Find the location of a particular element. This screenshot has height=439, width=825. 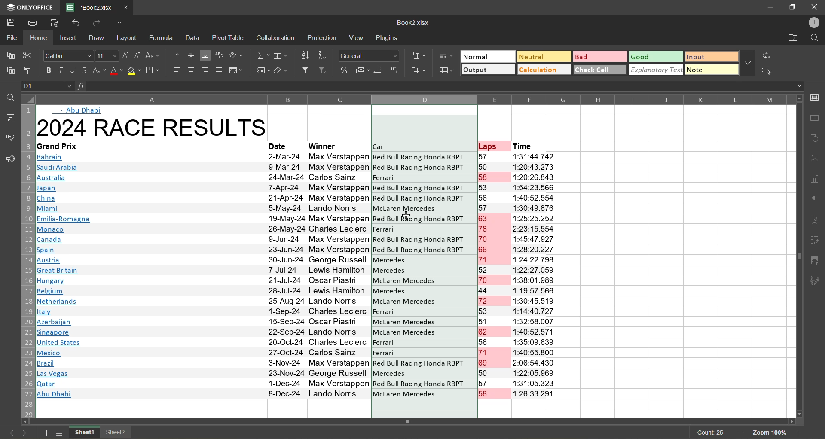

|Spain 23-Jun-24 Max Verstappen Red Bull Racing Honda RBPT 66 1:28:20.227 is located at coordinates (296, 250).